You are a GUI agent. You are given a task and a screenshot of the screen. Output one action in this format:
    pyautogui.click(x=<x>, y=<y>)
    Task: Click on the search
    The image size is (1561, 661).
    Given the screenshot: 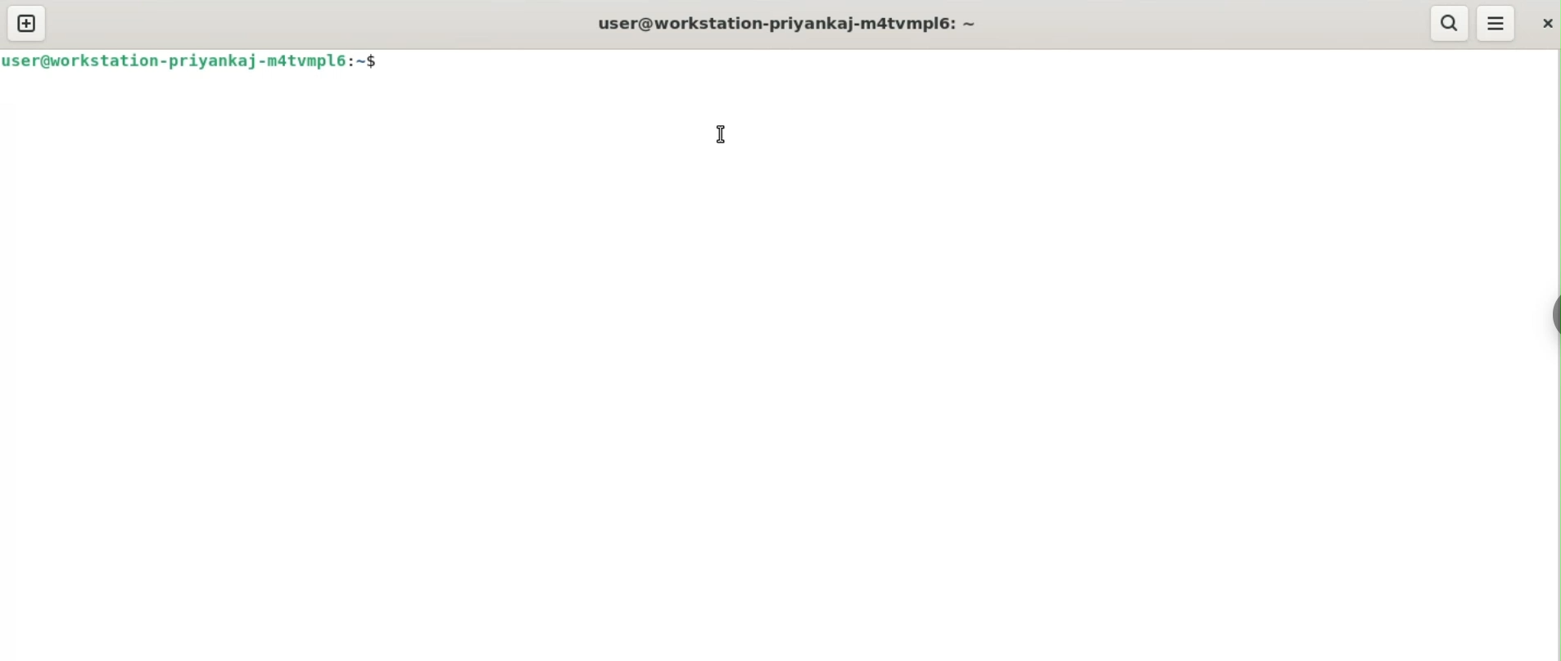 What is the action you would take?
    pyautogui.click(x=1450, y=24)
    